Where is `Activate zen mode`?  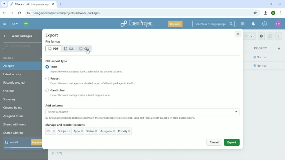
Activate zen mode is located at coordinates (270, 36).